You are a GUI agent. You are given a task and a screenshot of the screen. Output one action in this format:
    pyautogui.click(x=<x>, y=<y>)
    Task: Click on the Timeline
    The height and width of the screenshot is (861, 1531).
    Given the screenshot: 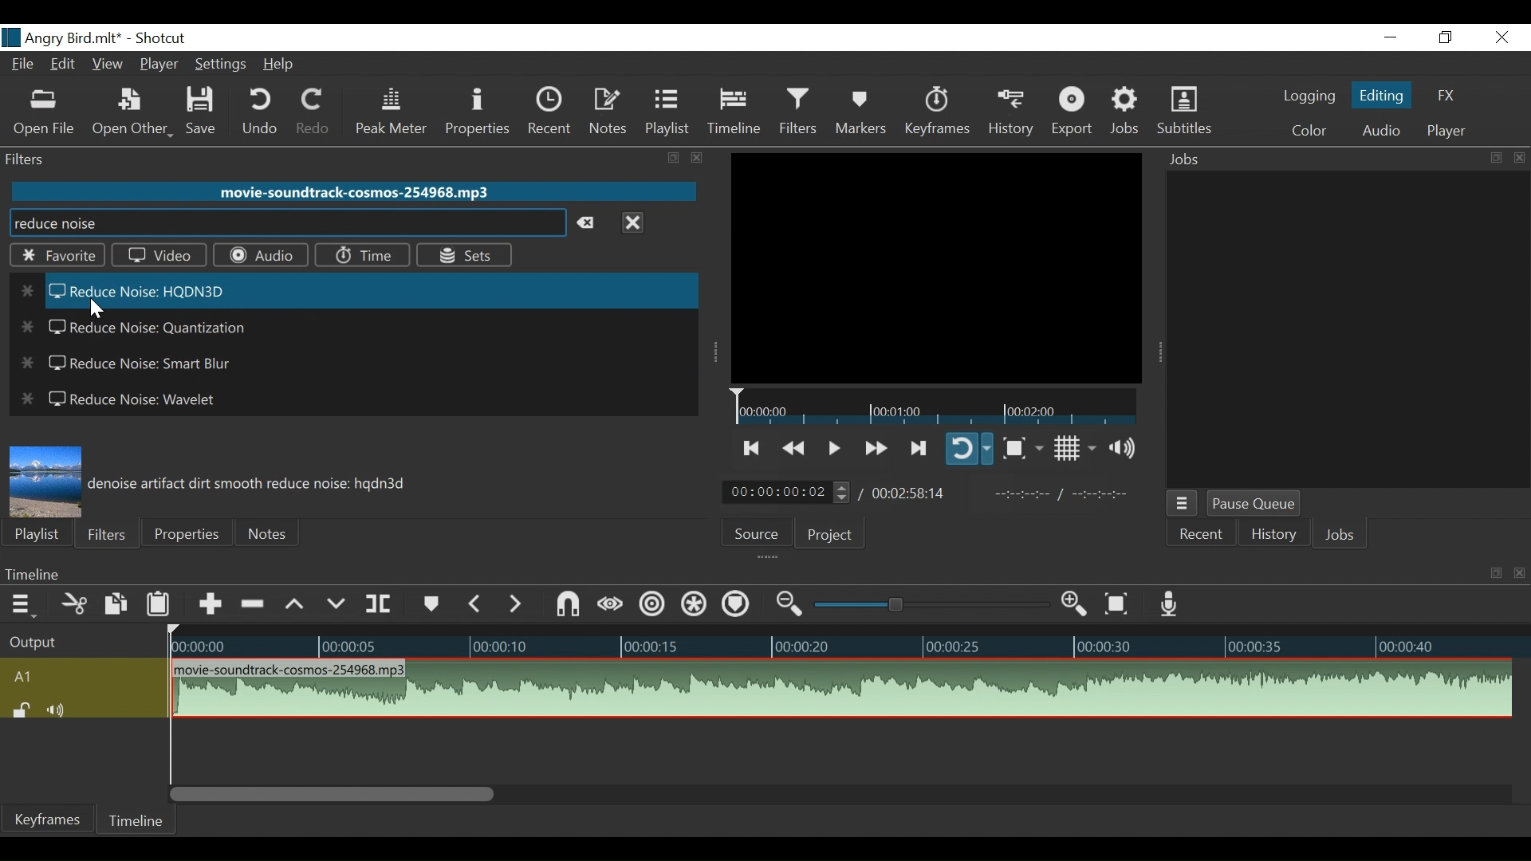 What is the action you would take?
    pyautogui.click(x=934, y=407)
    